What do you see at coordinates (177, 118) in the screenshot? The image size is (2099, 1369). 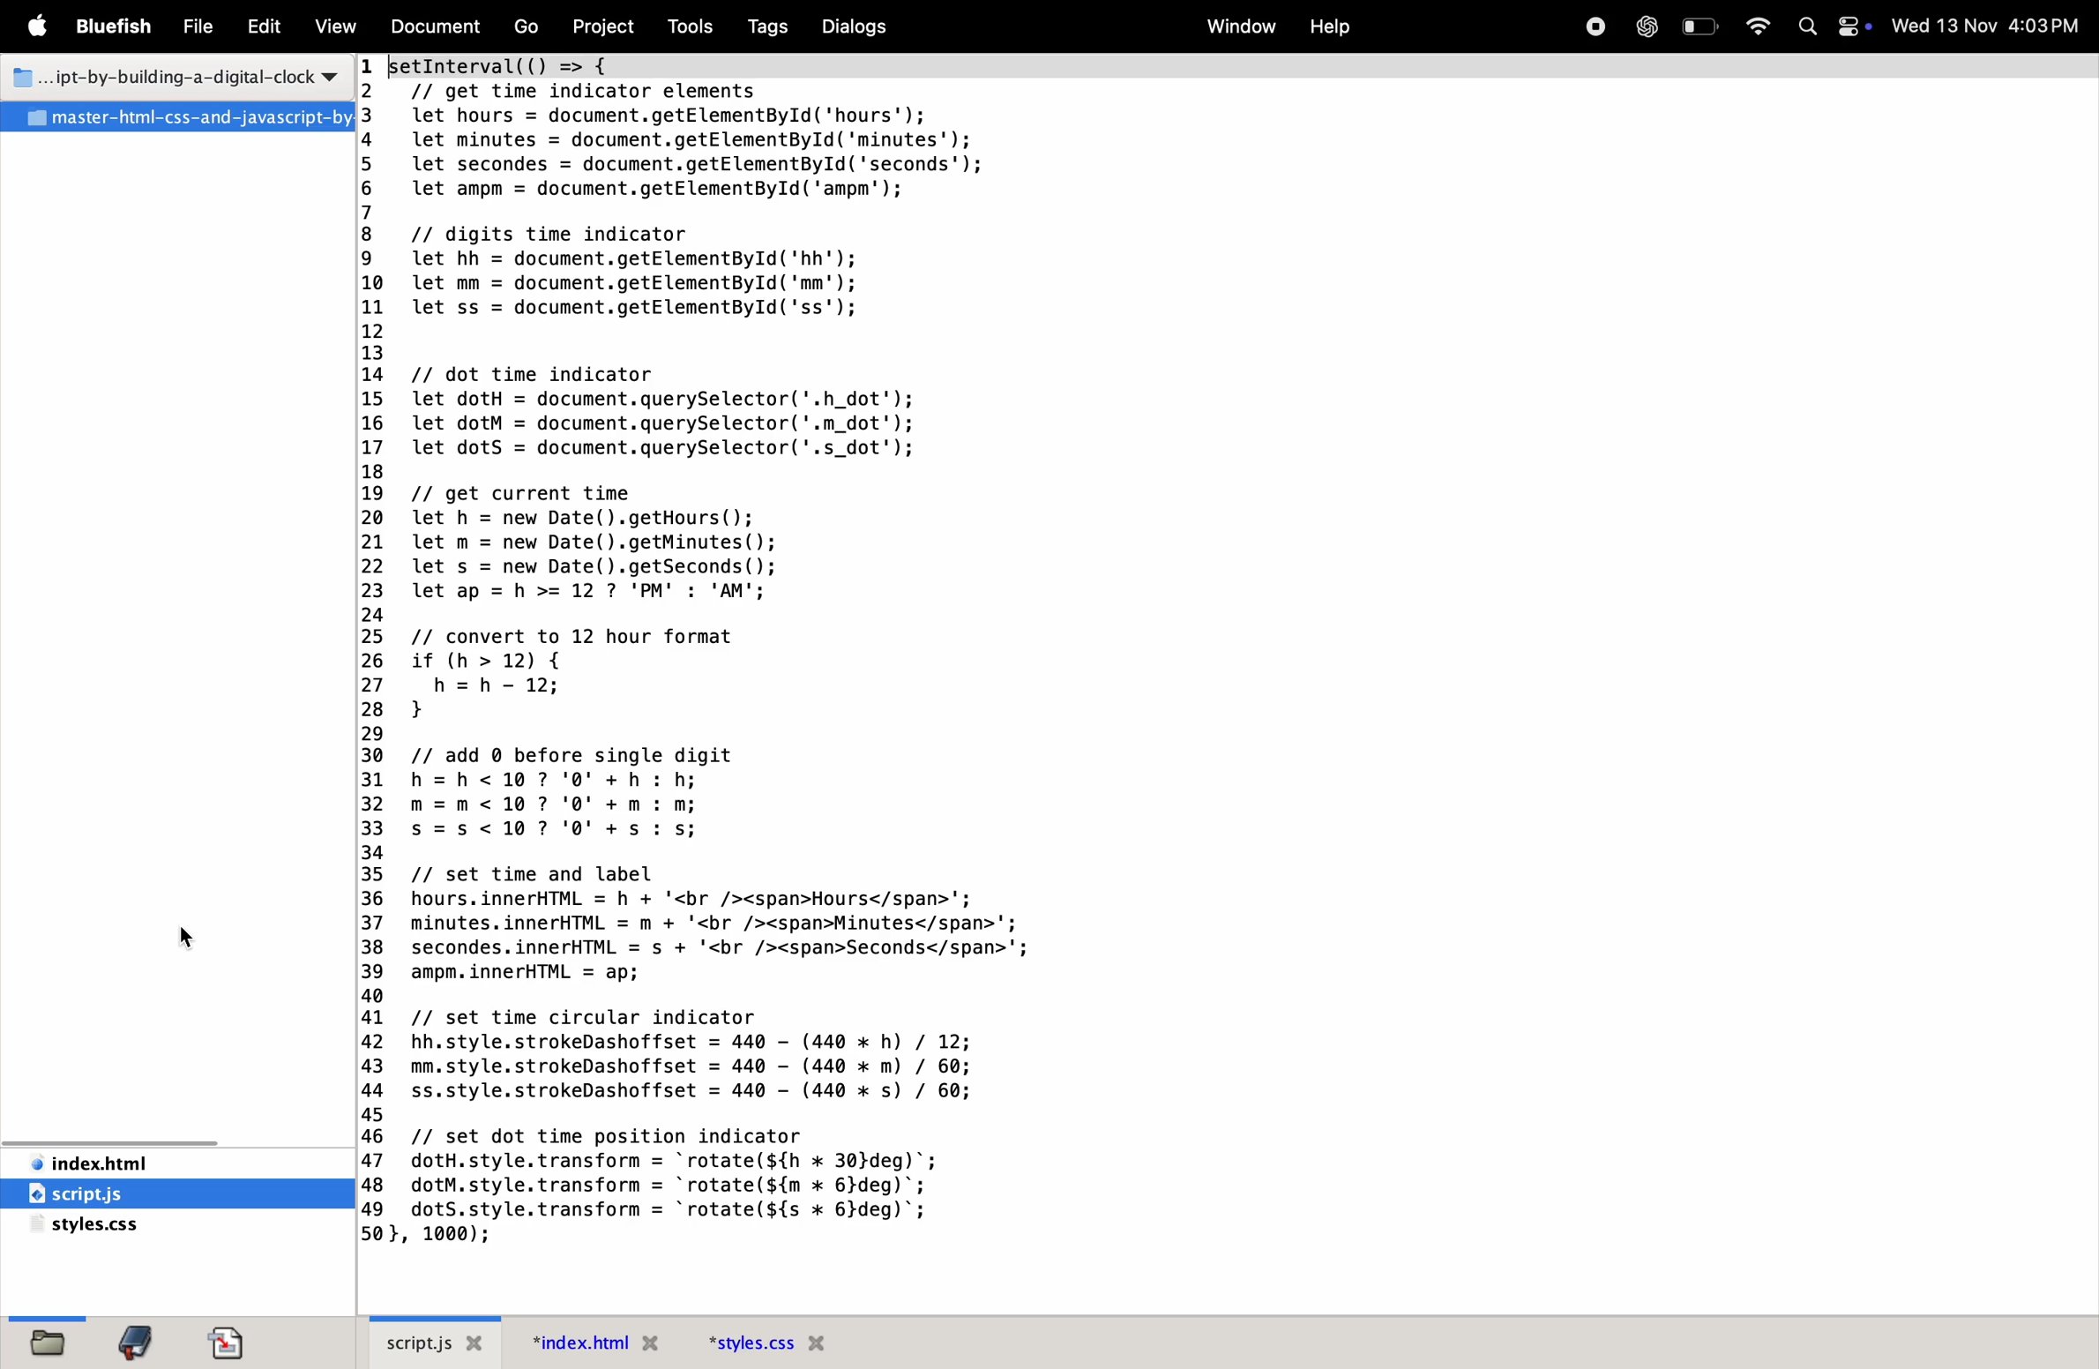 I see `file master` at bounding box center [177, 118].